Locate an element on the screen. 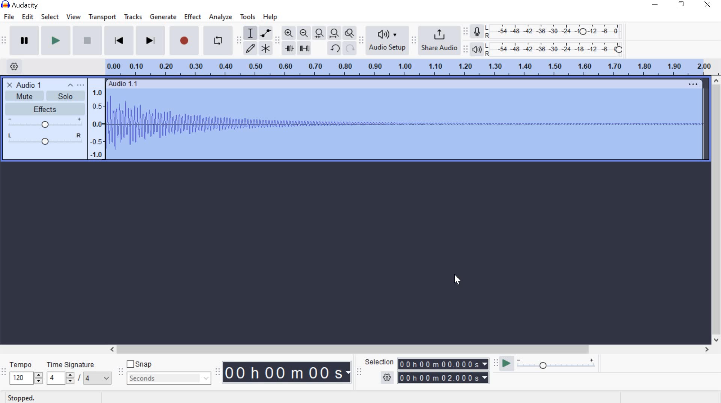  silence audio selection is located at coordinates (304, 48).